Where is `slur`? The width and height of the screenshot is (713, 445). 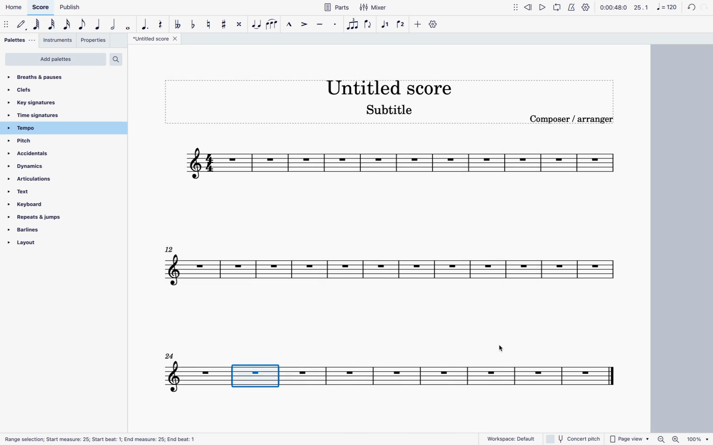
slur is located at coordinates (272, 25).